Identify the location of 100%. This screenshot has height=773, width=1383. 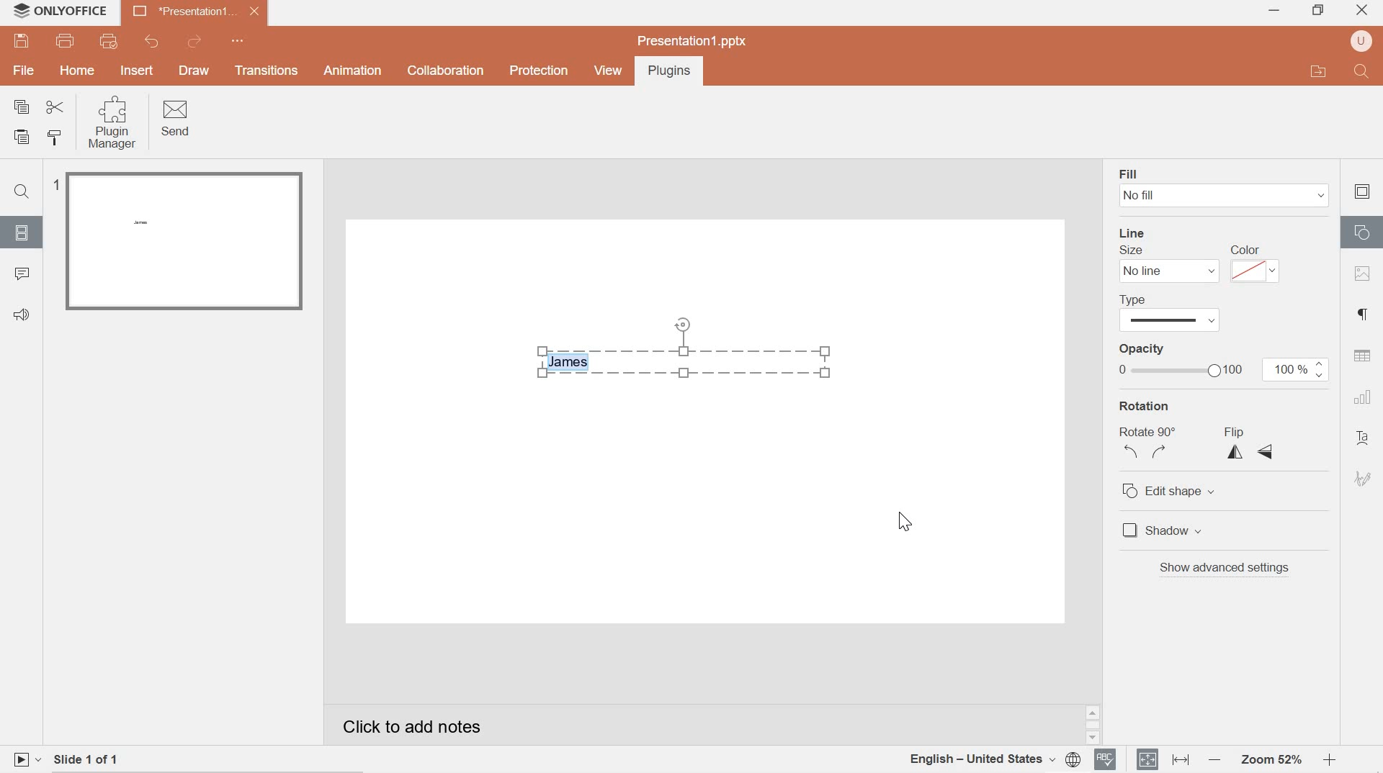
(1295, 371).